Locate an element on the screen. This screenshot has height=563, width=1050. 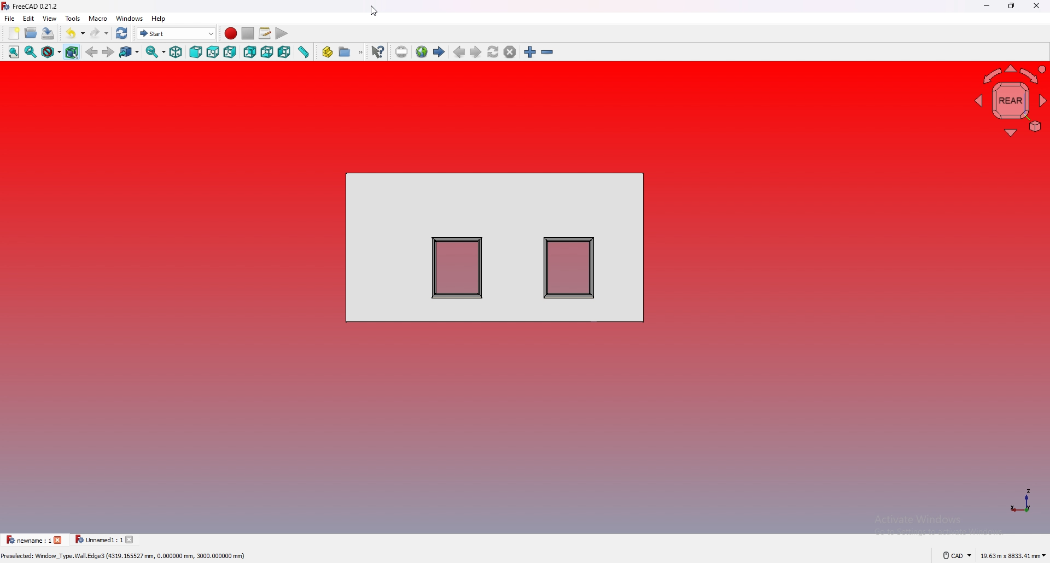
rear is located at coordinates (251, 52).